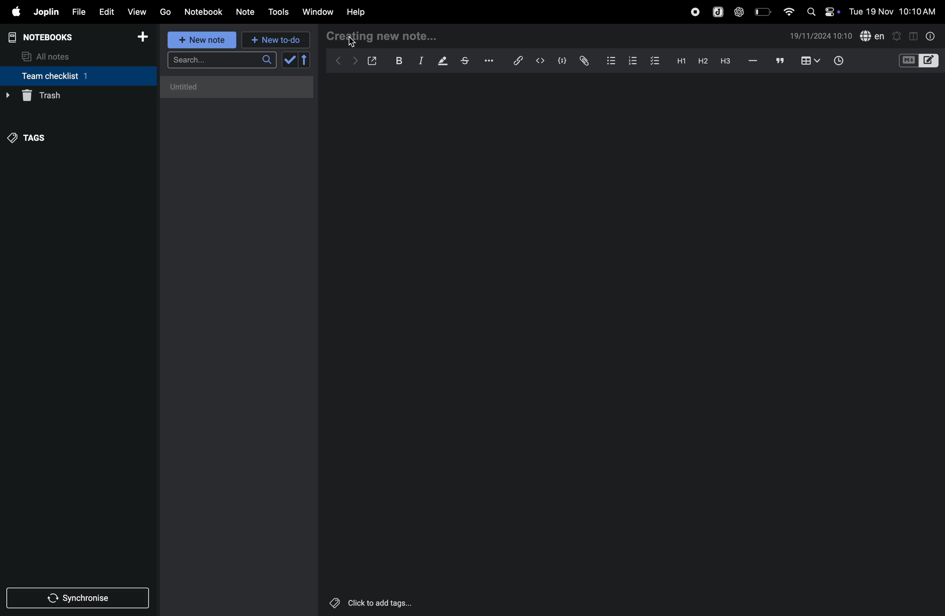 This screenshot has height=616, width=945. I want to click on new to d0, so click(274, 40).